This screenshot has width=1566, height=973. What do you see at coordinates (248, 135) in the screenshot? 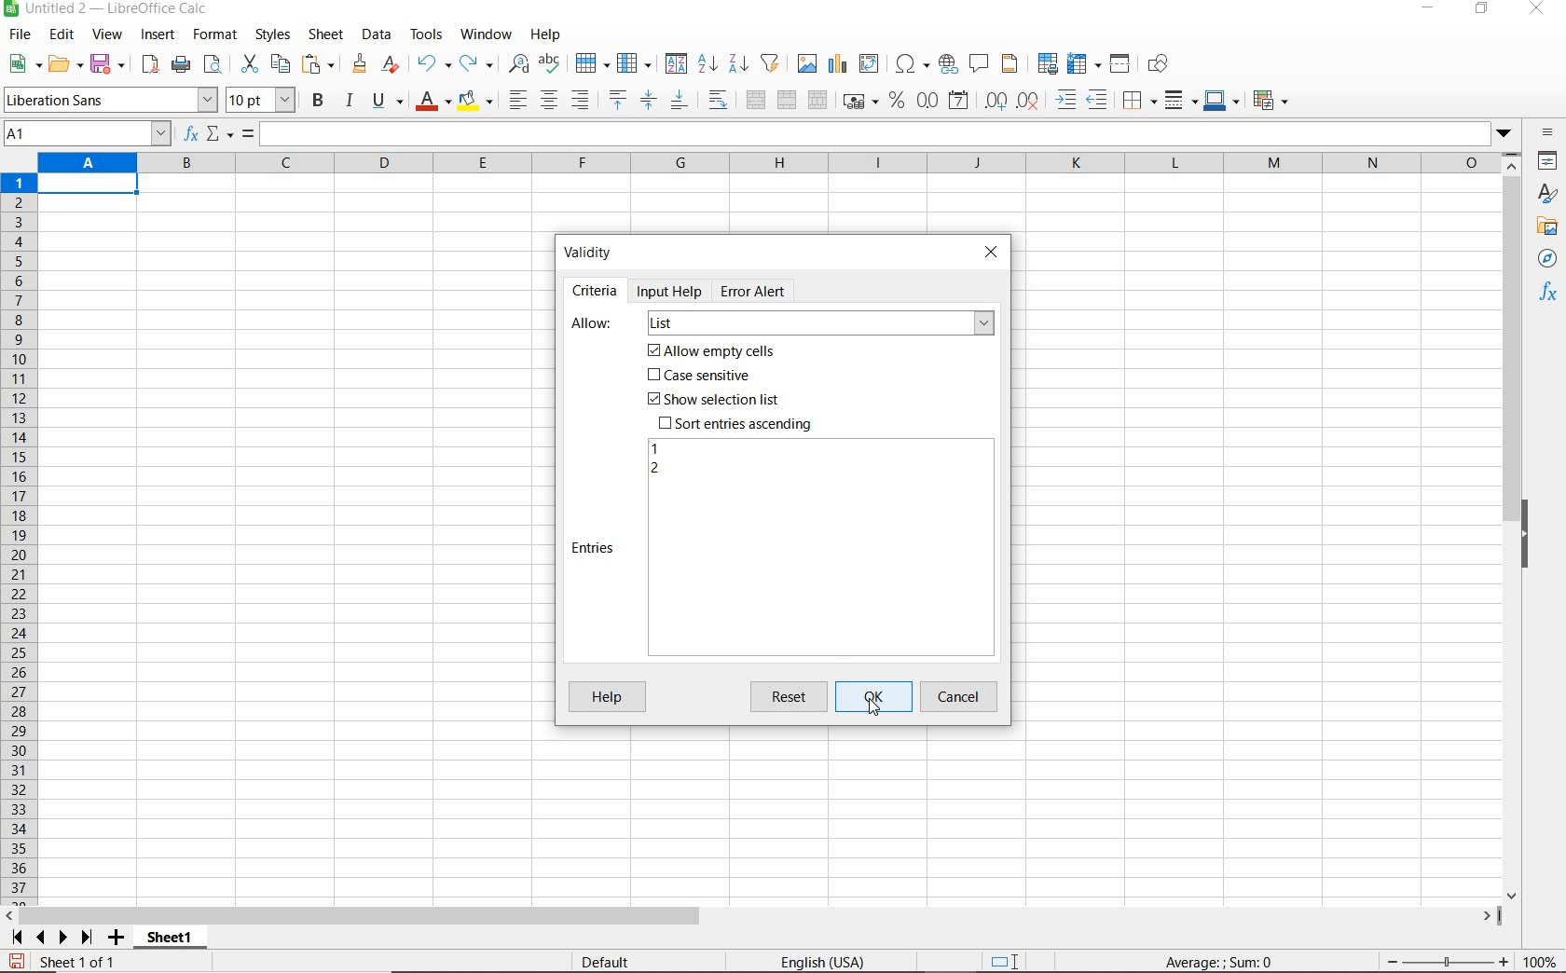
I see `formula` at bounding box center [248, 135].